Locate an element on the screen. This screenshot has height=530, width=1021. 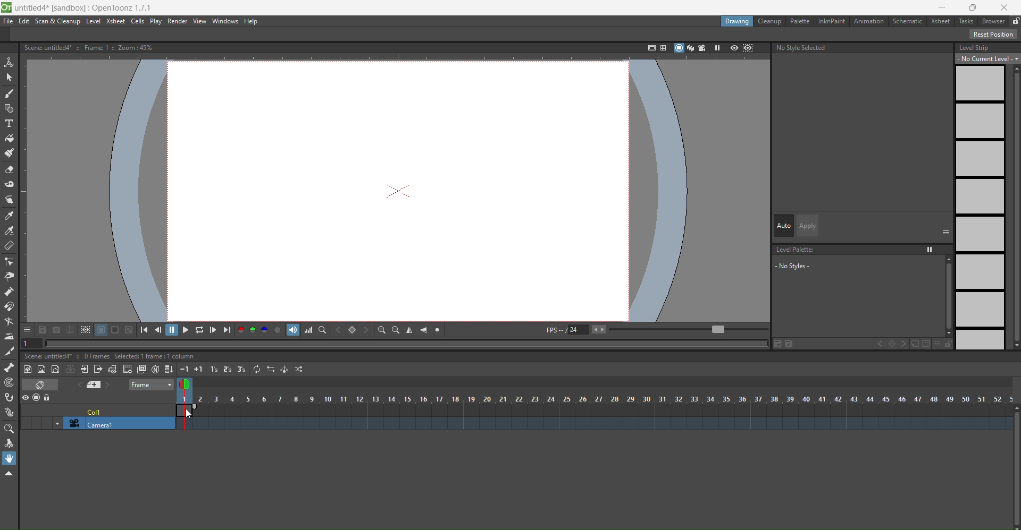
iron tool is located at coordinates (9, 337).